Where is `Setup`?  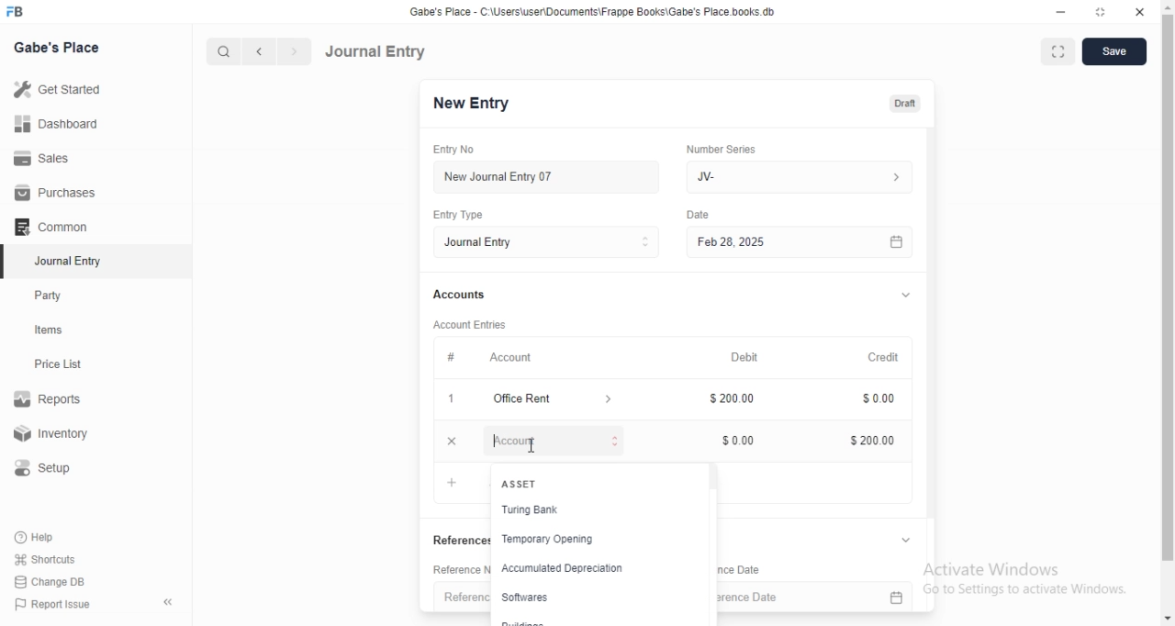 Setup is located at coordinates (50, 468).